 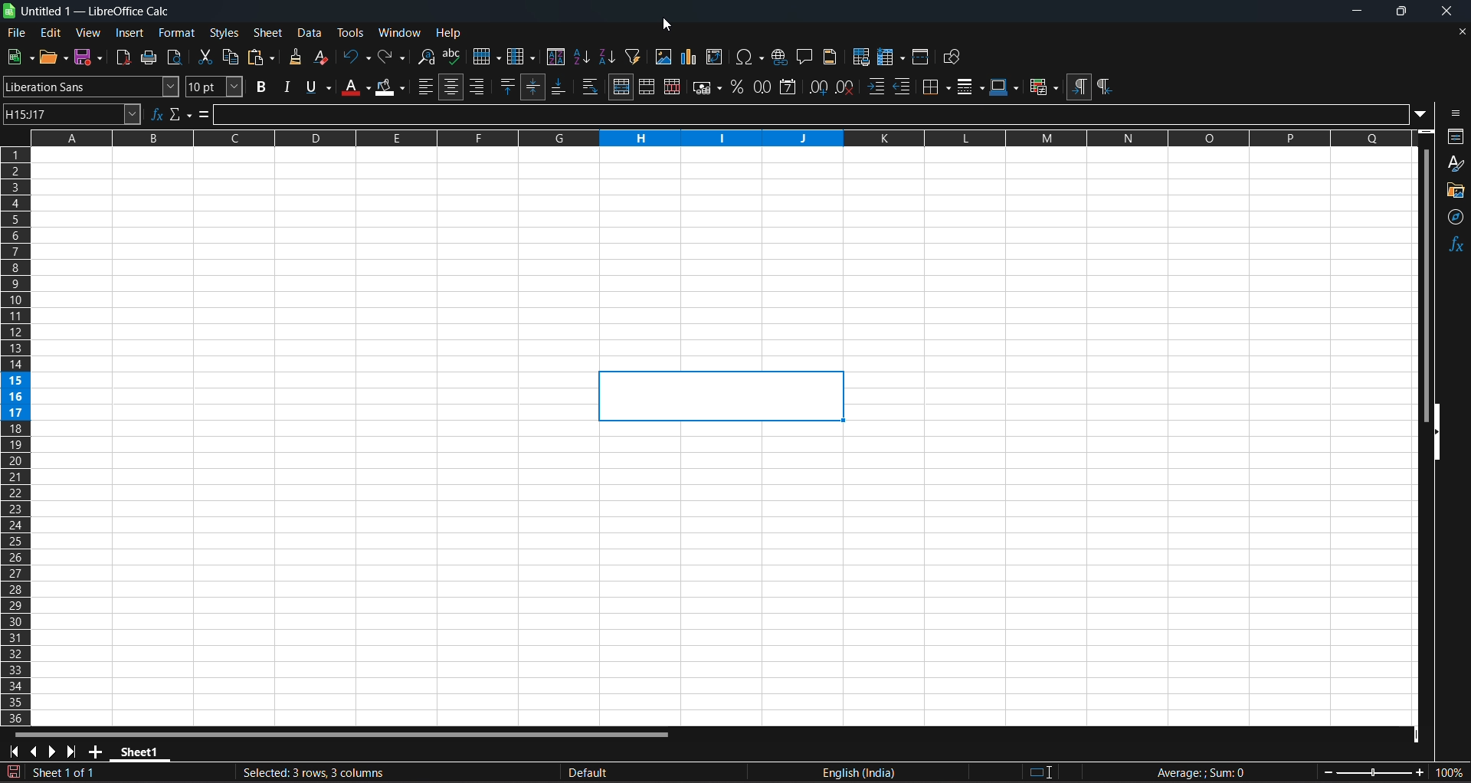 I want to click on font name, so click(x=92, y=86).